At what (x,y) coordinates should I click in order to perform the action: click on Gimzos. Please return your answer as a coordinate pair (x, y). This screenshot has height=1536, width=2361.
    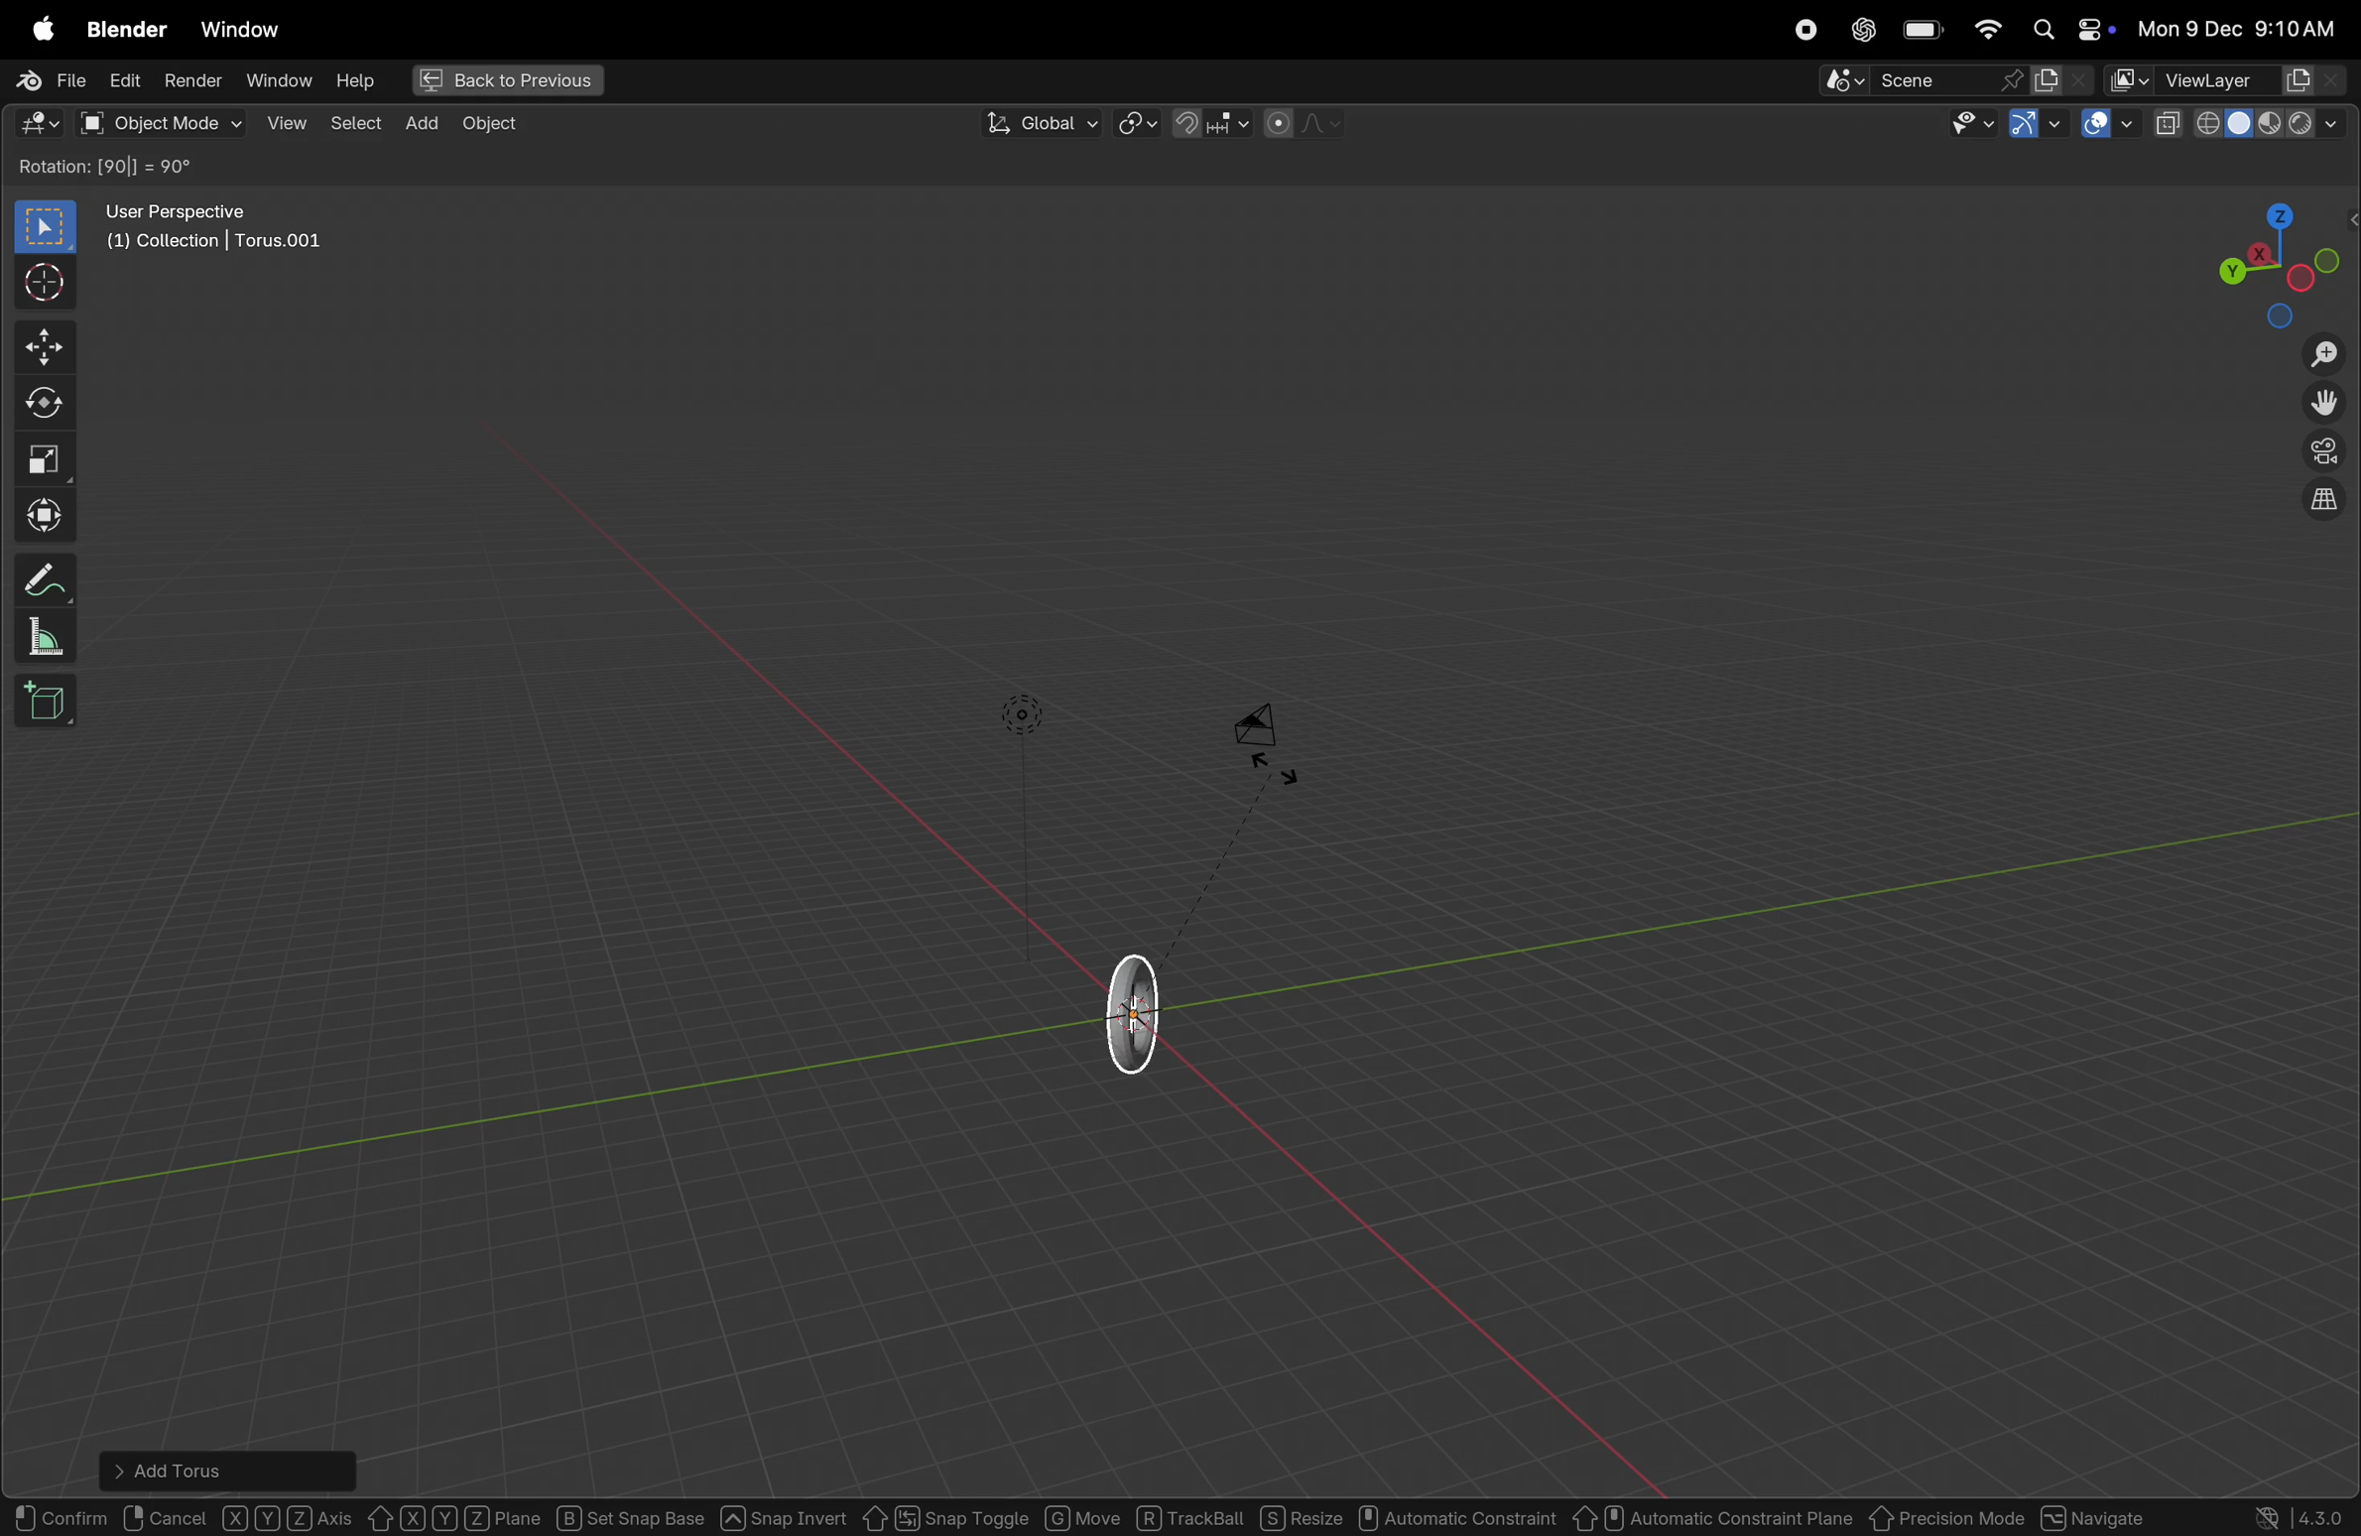
    Looking at the image, I should click on (2034, 125).